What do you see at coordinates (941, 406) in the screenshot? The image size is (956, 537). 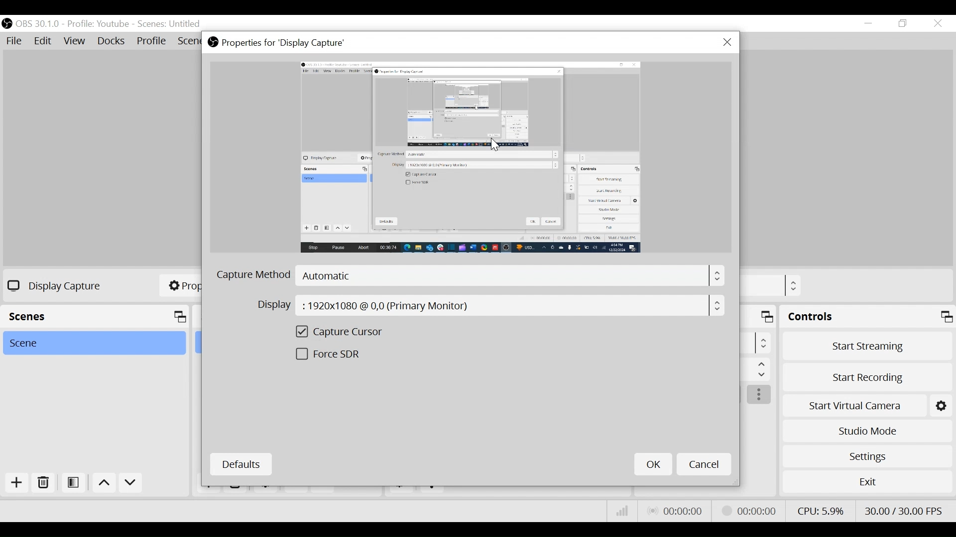 I see `Settings` at bounding box center [941, 406].